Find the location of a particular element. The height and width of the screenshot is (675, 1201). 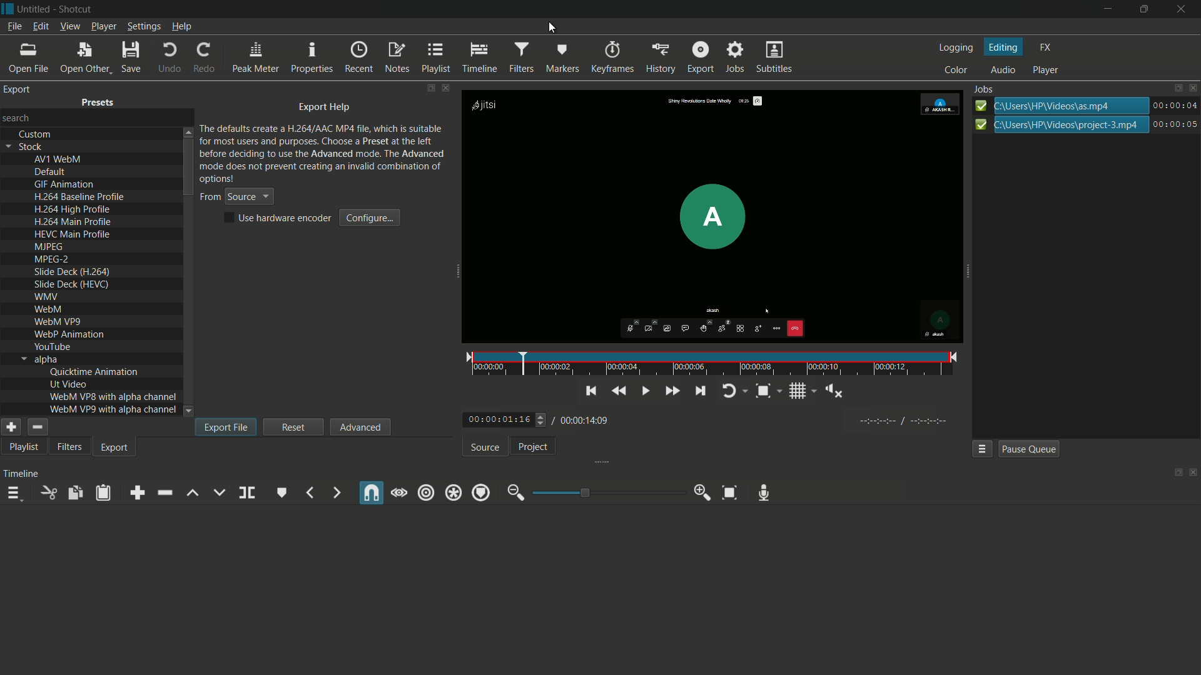

zoom timeline to fit is located at coordinates (730, 492).